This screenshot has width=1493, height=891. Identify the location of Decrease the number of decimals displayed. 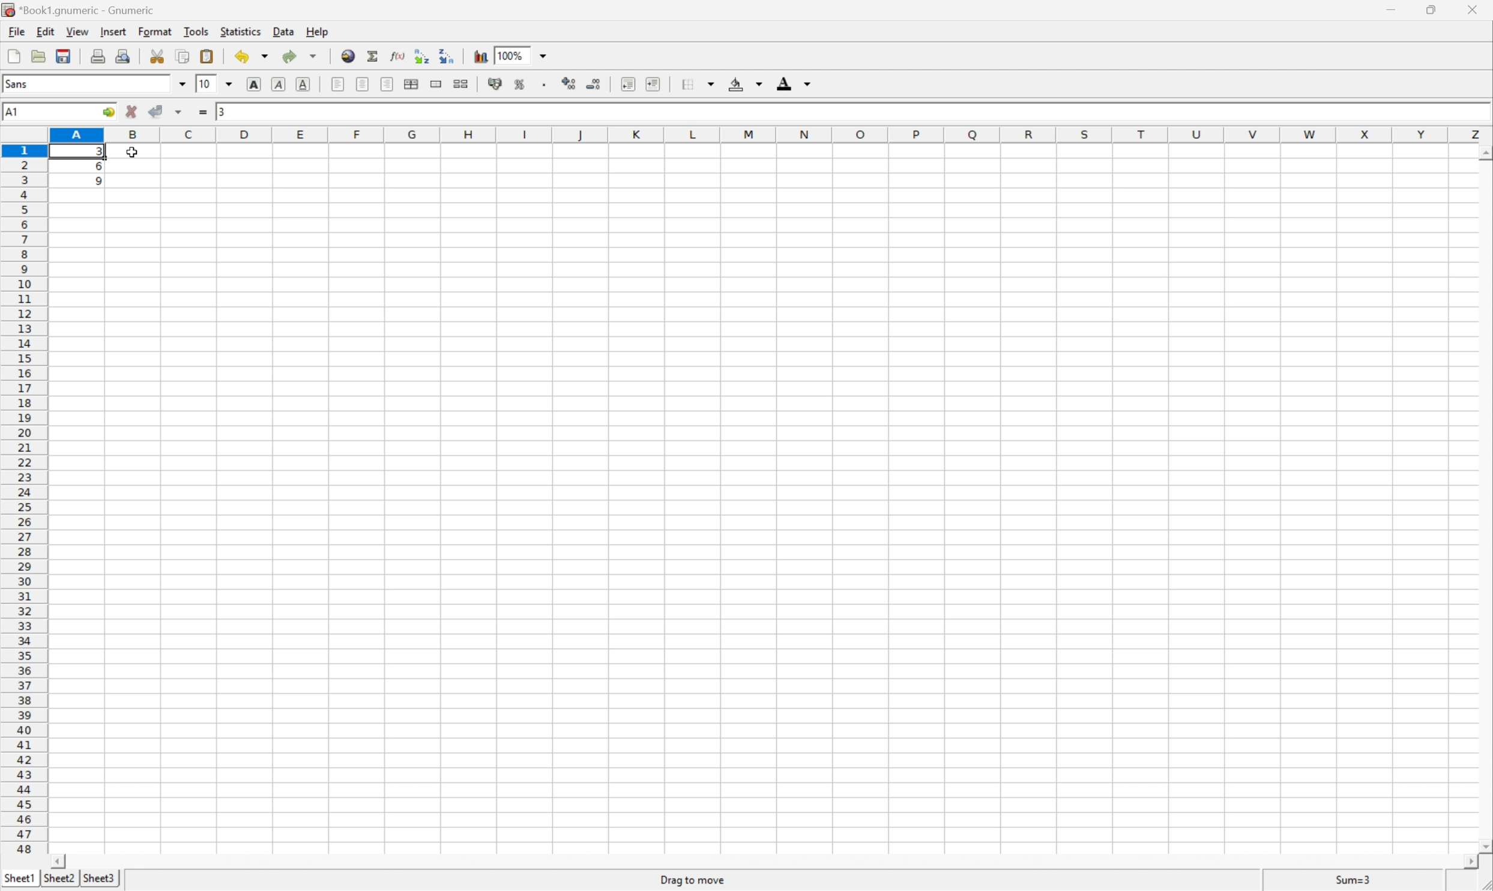
(594, 83).